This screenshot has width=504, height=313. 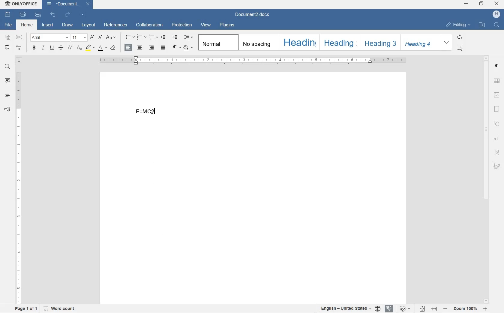 What do you see at coordinates (497, 81) in the screenshot?
I see `table` at bounding box center [497, 81].